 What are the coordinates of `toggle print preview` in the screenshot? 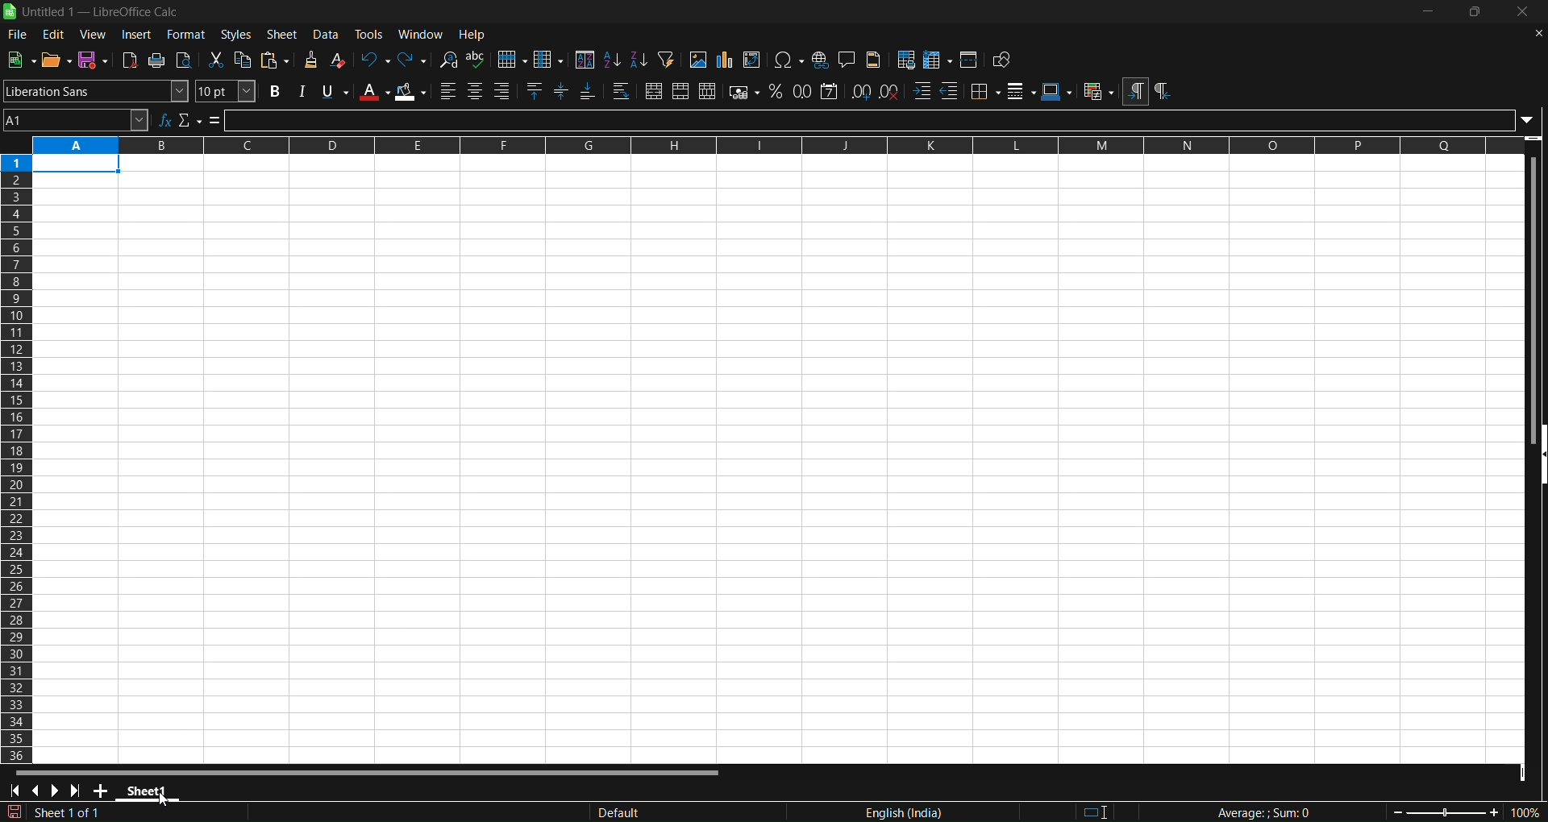 It's located at (185, 60).